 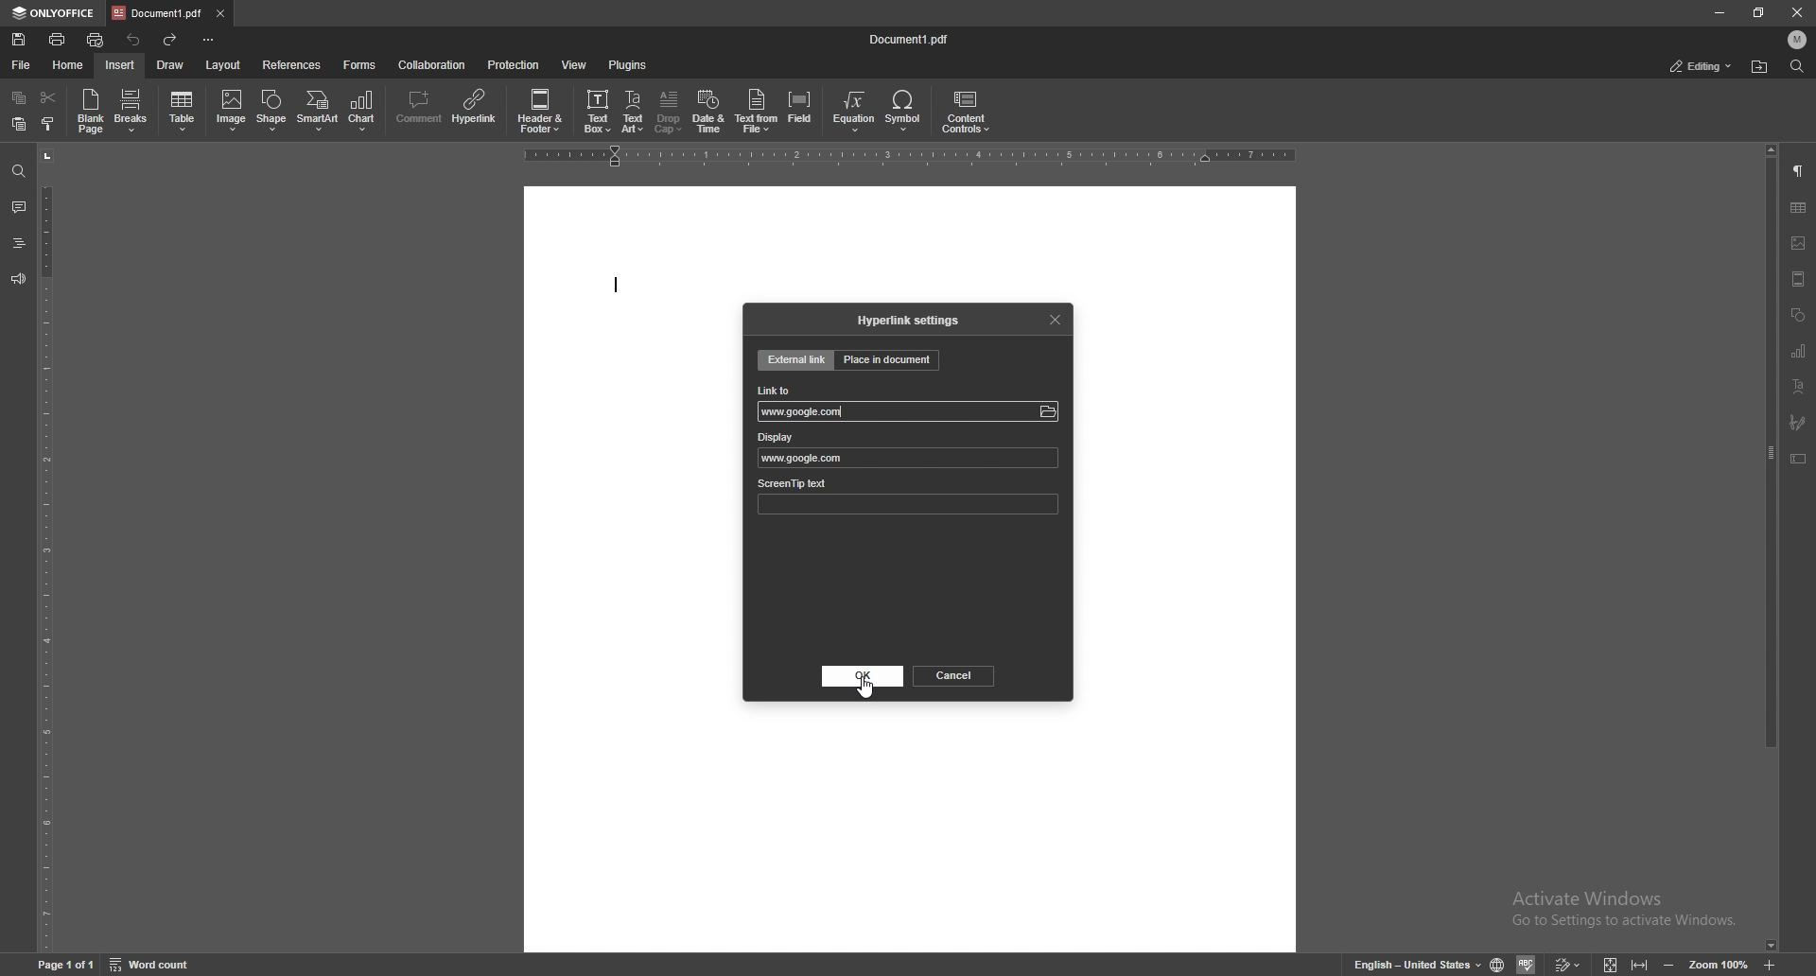 I want to click on header/footer, so click(x=1799, y=278).